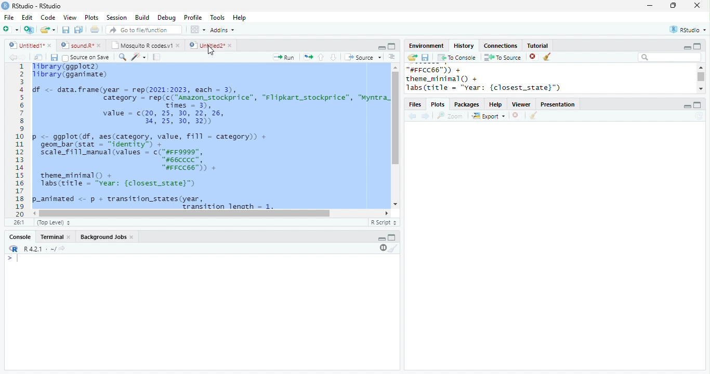  Describe the element at coordinates (48, 30) in the screenshot. I see `open file` at that location.